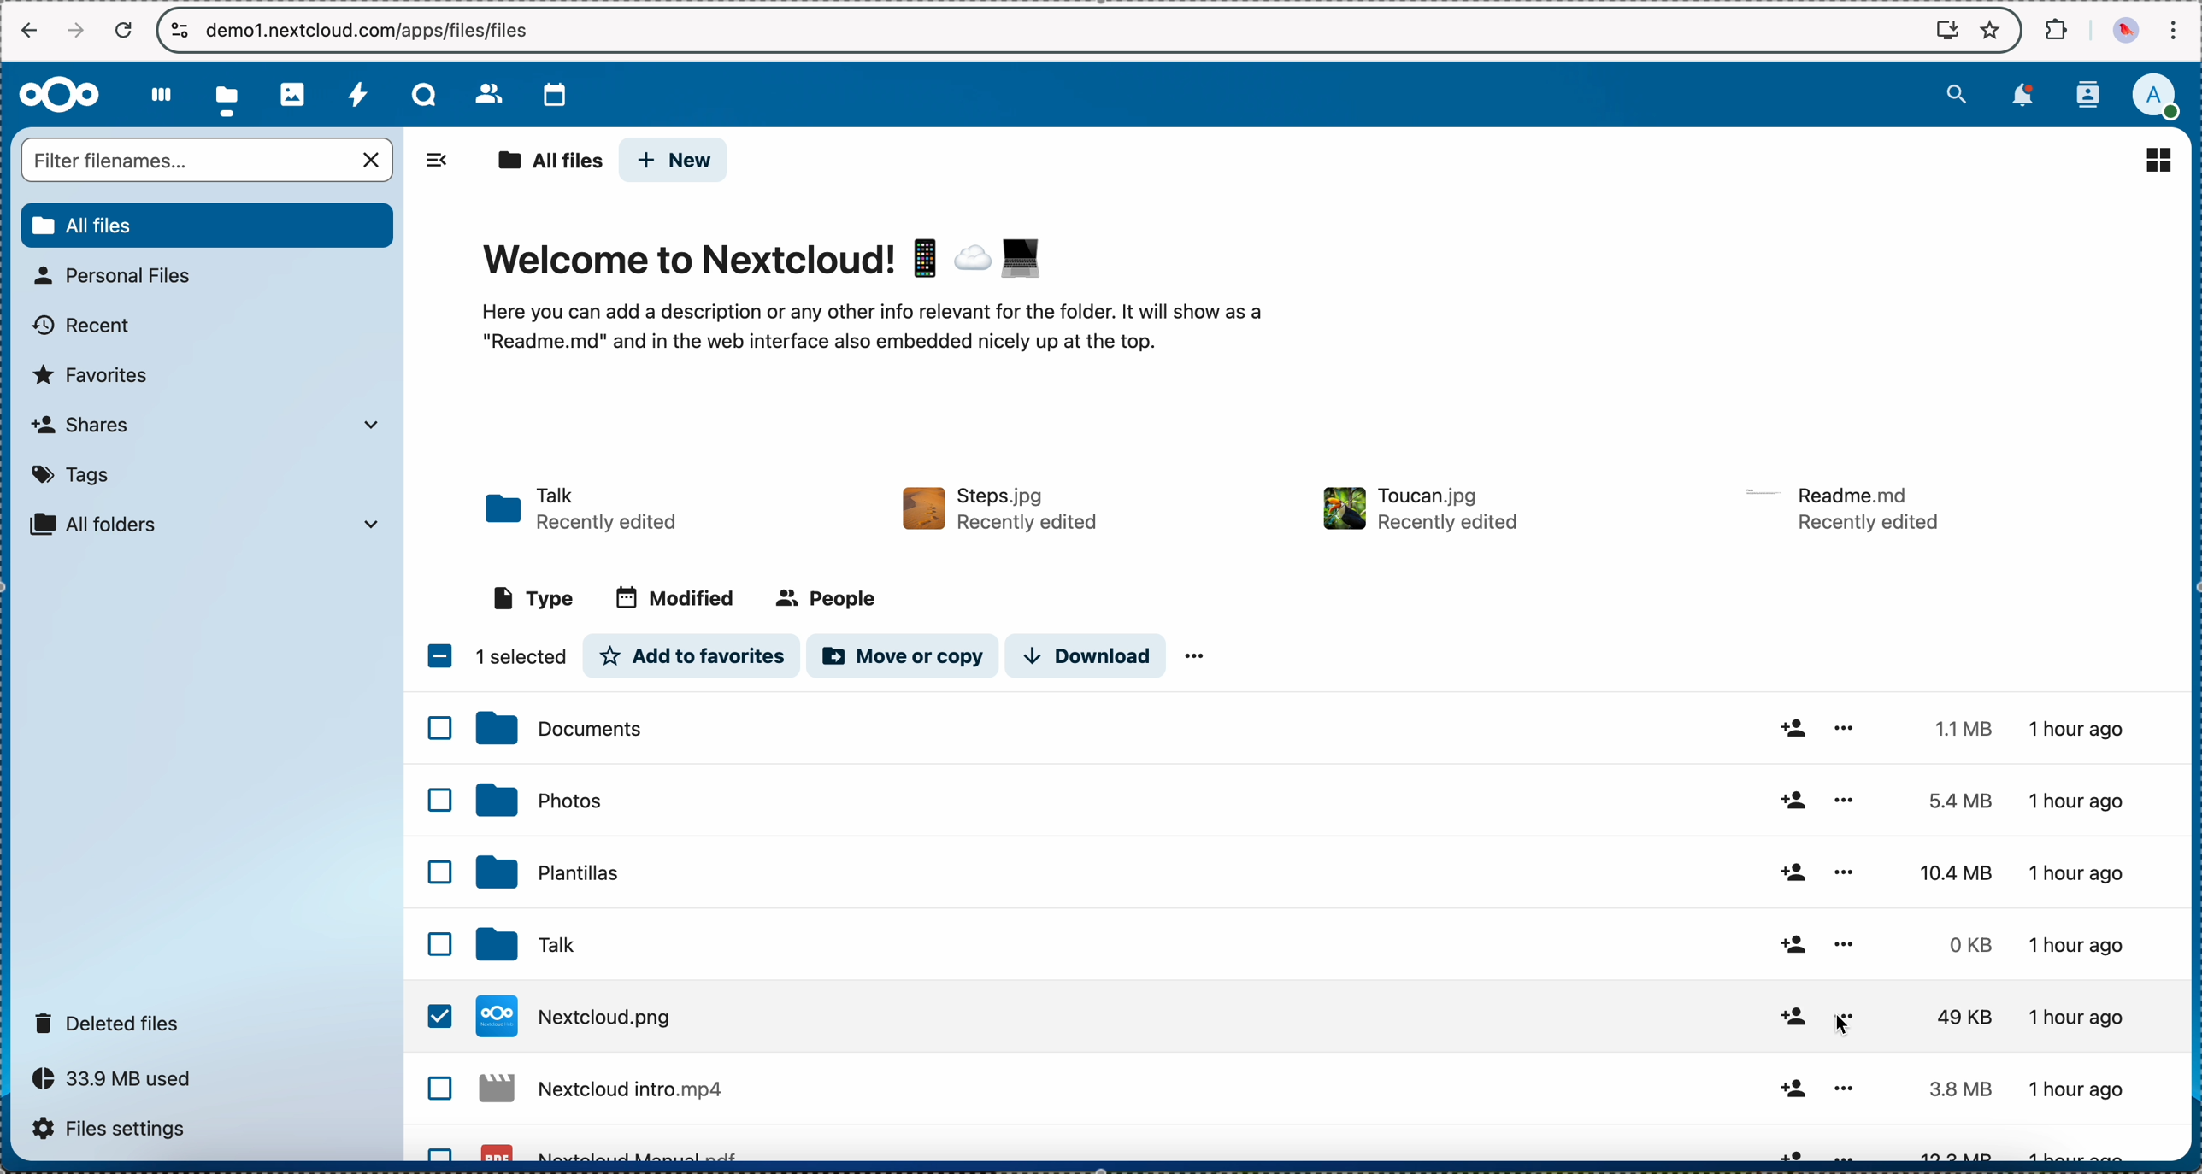  I want to click on favorites, so click(1988, 29).